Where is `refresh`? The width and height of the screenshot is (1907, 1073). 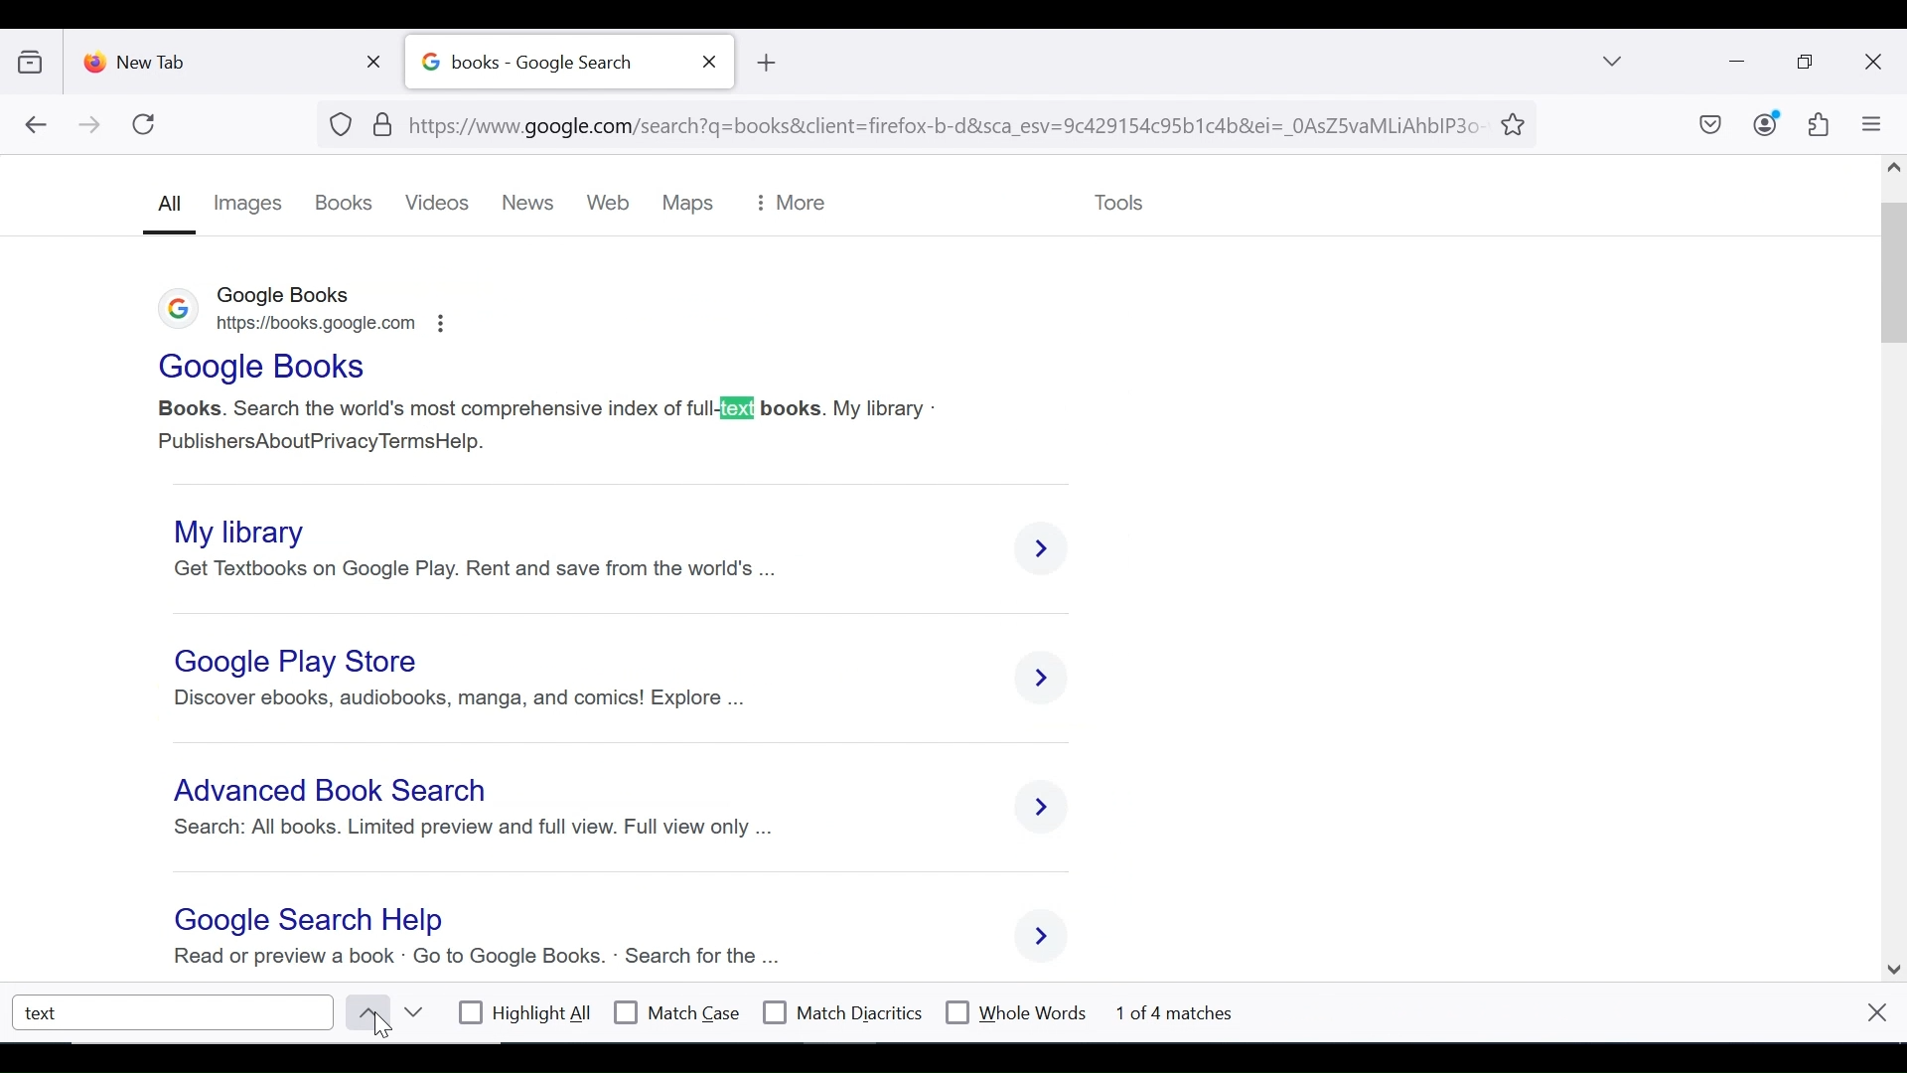 refresh is located at coordinates (145, 124).